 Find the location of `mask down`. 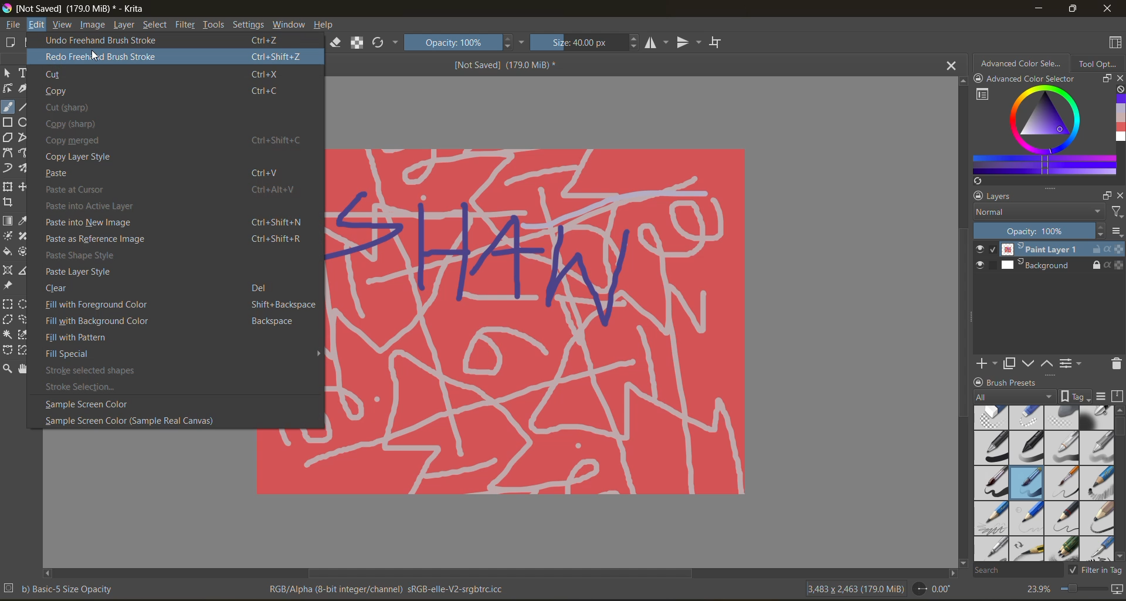

mask down is located at coordinates (1030, 363).